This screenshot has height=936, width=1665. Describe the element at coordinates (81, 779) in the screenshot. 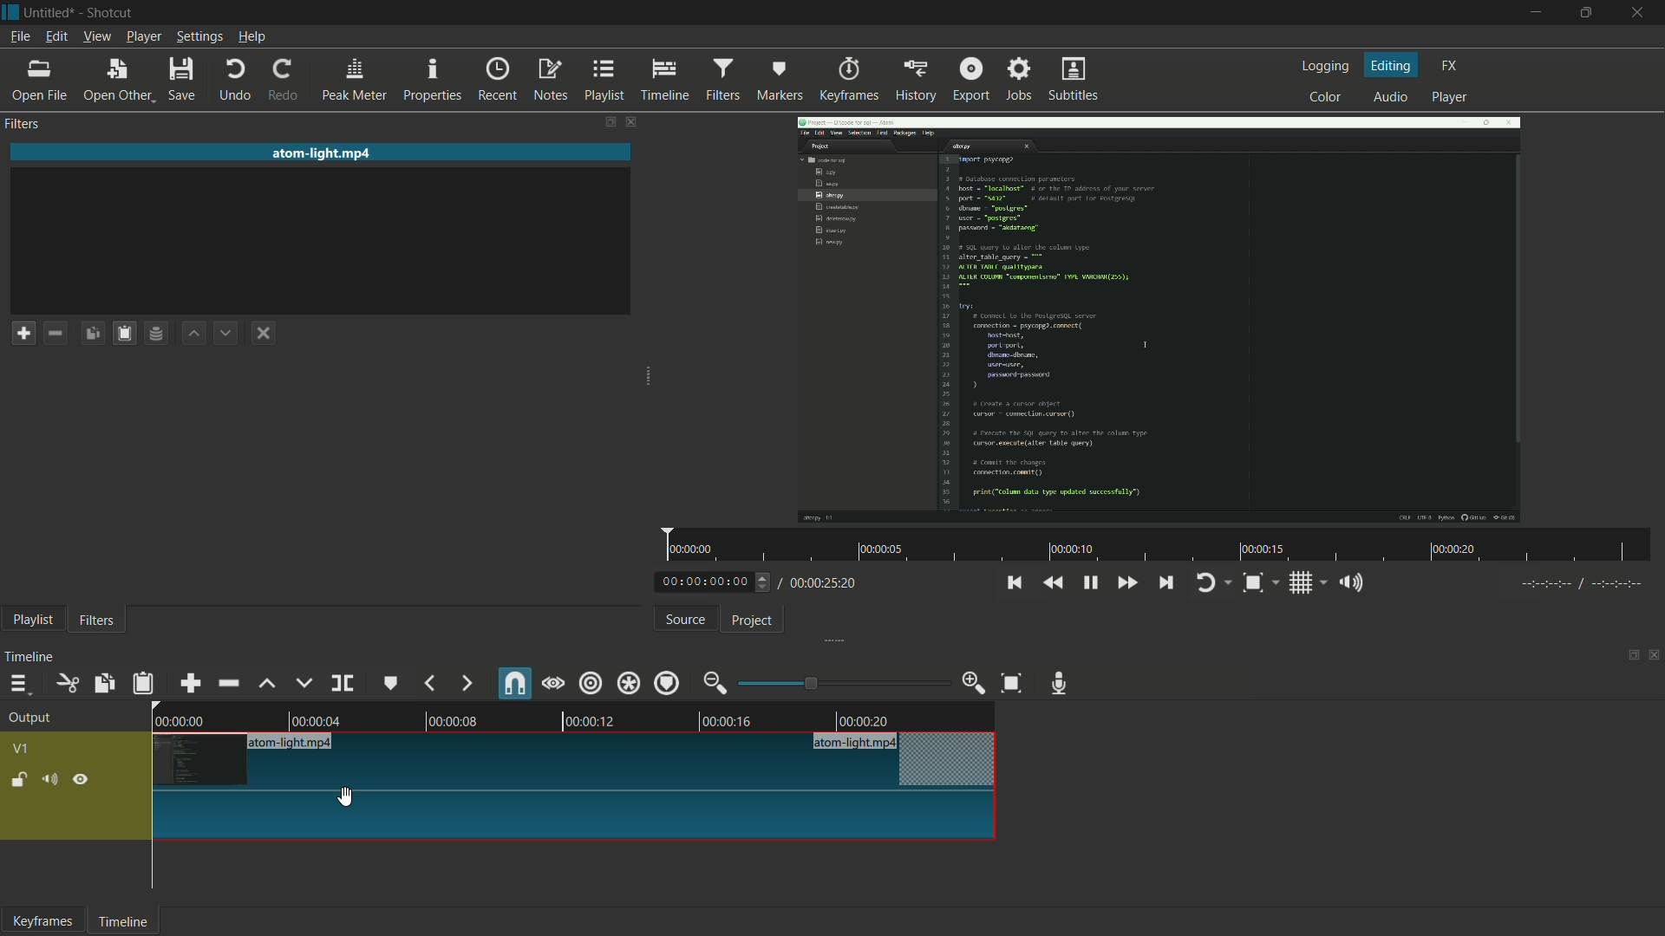

I see `hide` at that location.